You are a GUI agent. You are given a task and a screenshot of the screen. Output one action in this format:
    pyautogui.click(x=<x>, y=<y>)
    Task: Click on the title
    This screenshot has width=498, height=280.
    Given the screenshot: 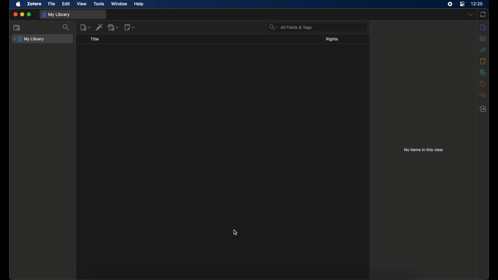 What is the action you would take?
    pyautogui.click(x=95, y=39)
    